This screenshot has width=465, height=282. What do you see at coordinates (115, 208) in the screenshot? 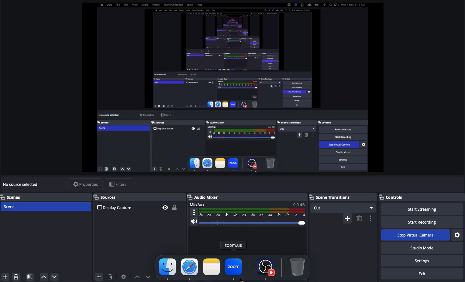
I see `Display capture` at bounding box center [115, 208].